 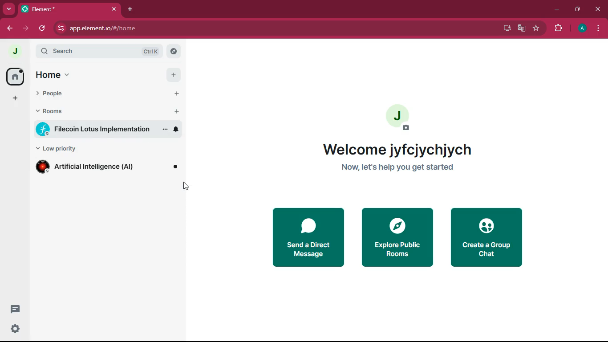 What do you see at coordinates (70, 9) in the screenshot?
I see `tab` at bounding box center [70, 9].